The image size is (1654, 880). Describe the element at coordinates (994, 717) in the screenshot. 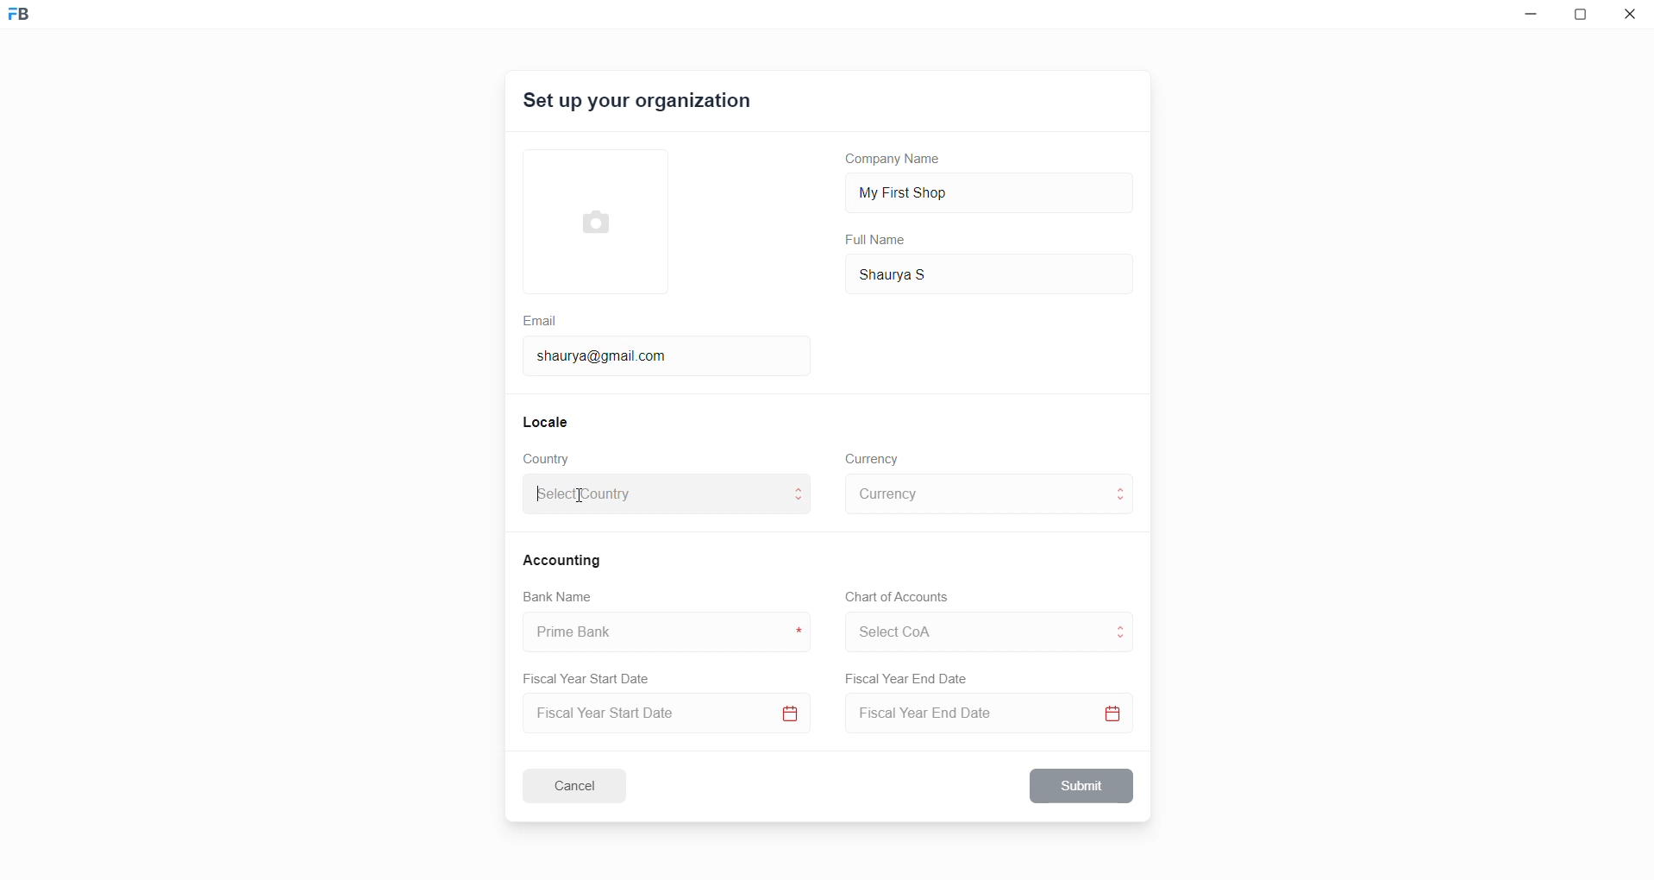

I see `Select Fiscal Year End Date` at that location.